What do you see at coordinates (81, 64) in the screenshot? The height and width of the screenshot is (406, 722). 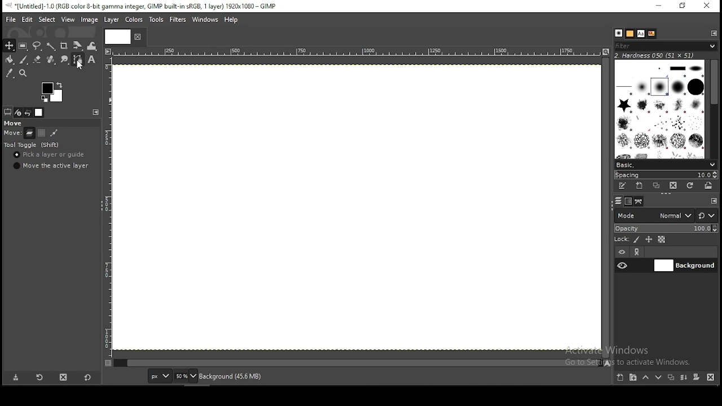 I see `mouse pointer` at bounding box center [81, 64].